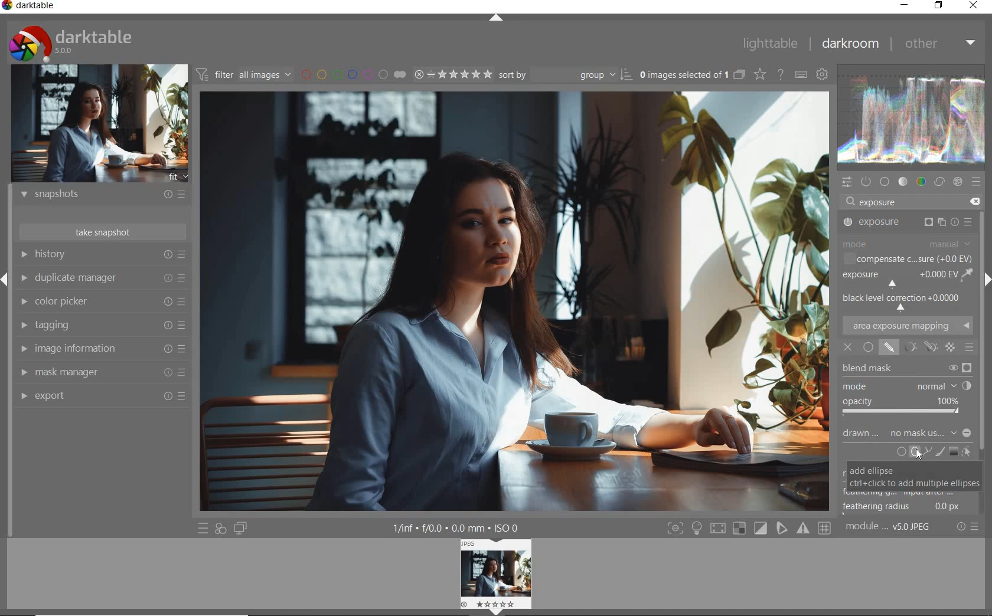 This screenshot has height=616, width=992. What do you see at coordinates (917, 347) in the screenshot?
I see `MASK OPTIONS` at bounding box center [917, 347].